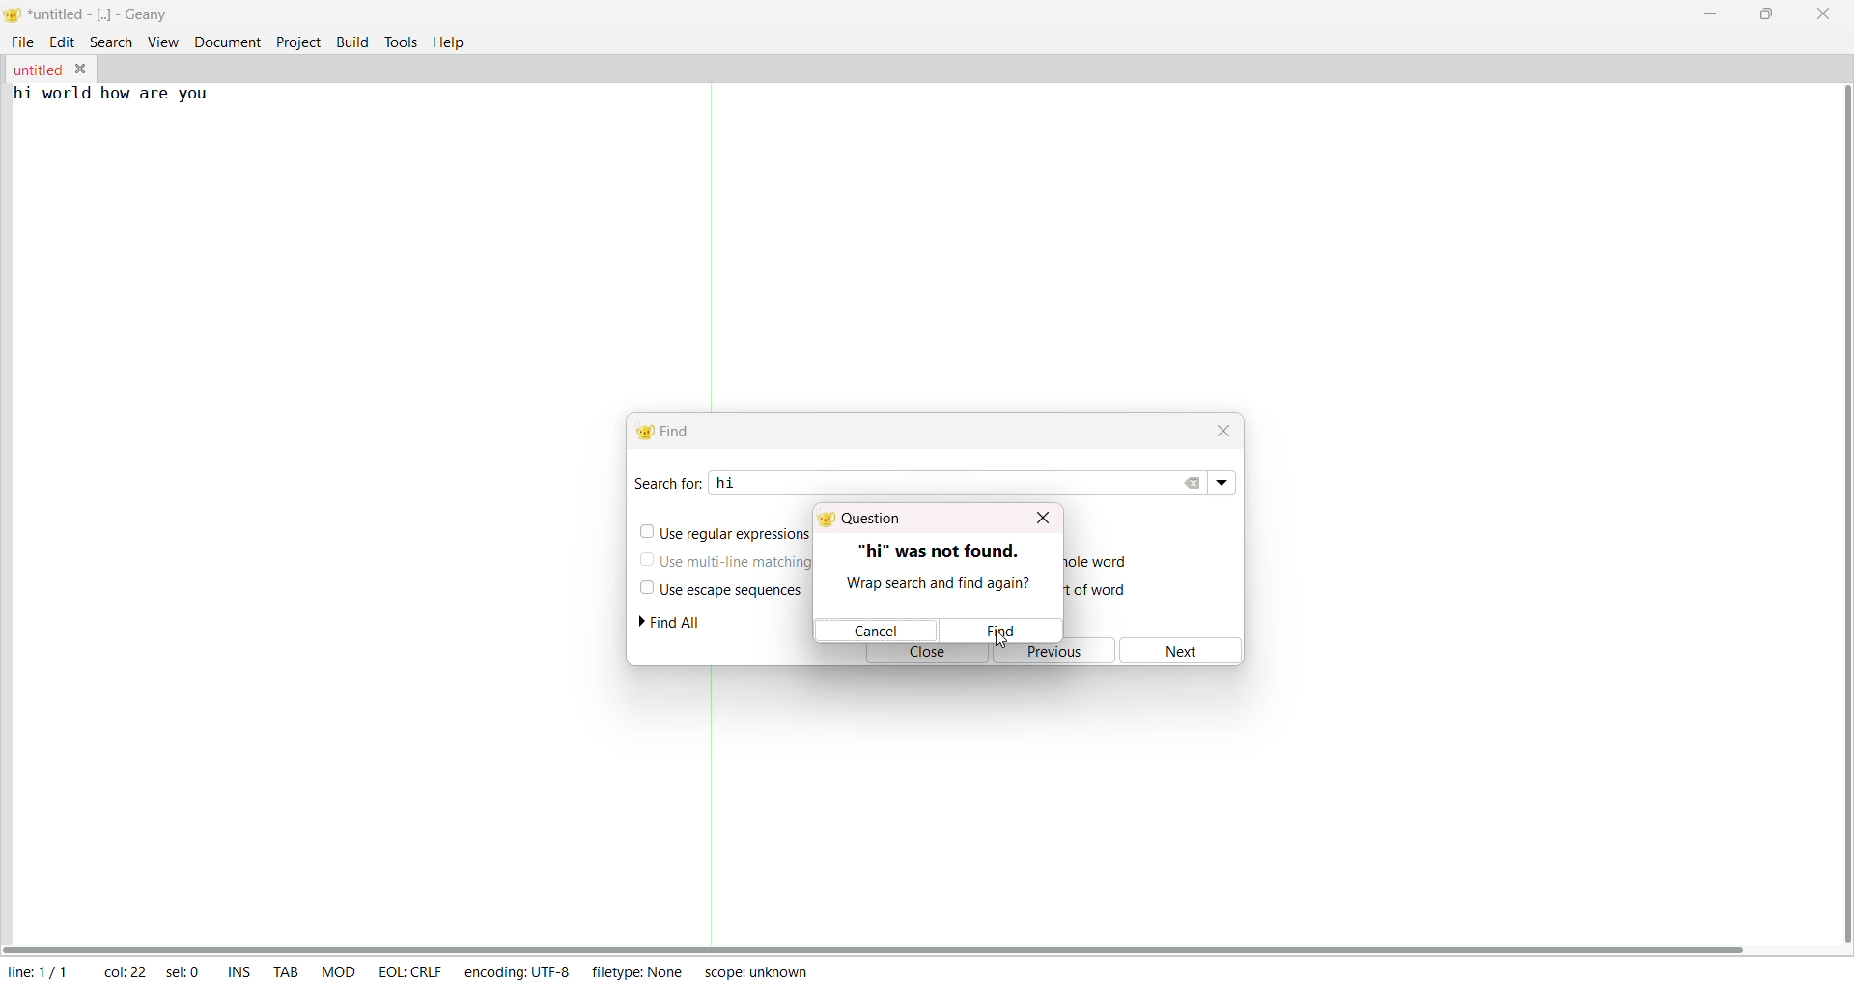 This screenshot has width=1854, height=983. I want to click on next, so click(1189, 656).